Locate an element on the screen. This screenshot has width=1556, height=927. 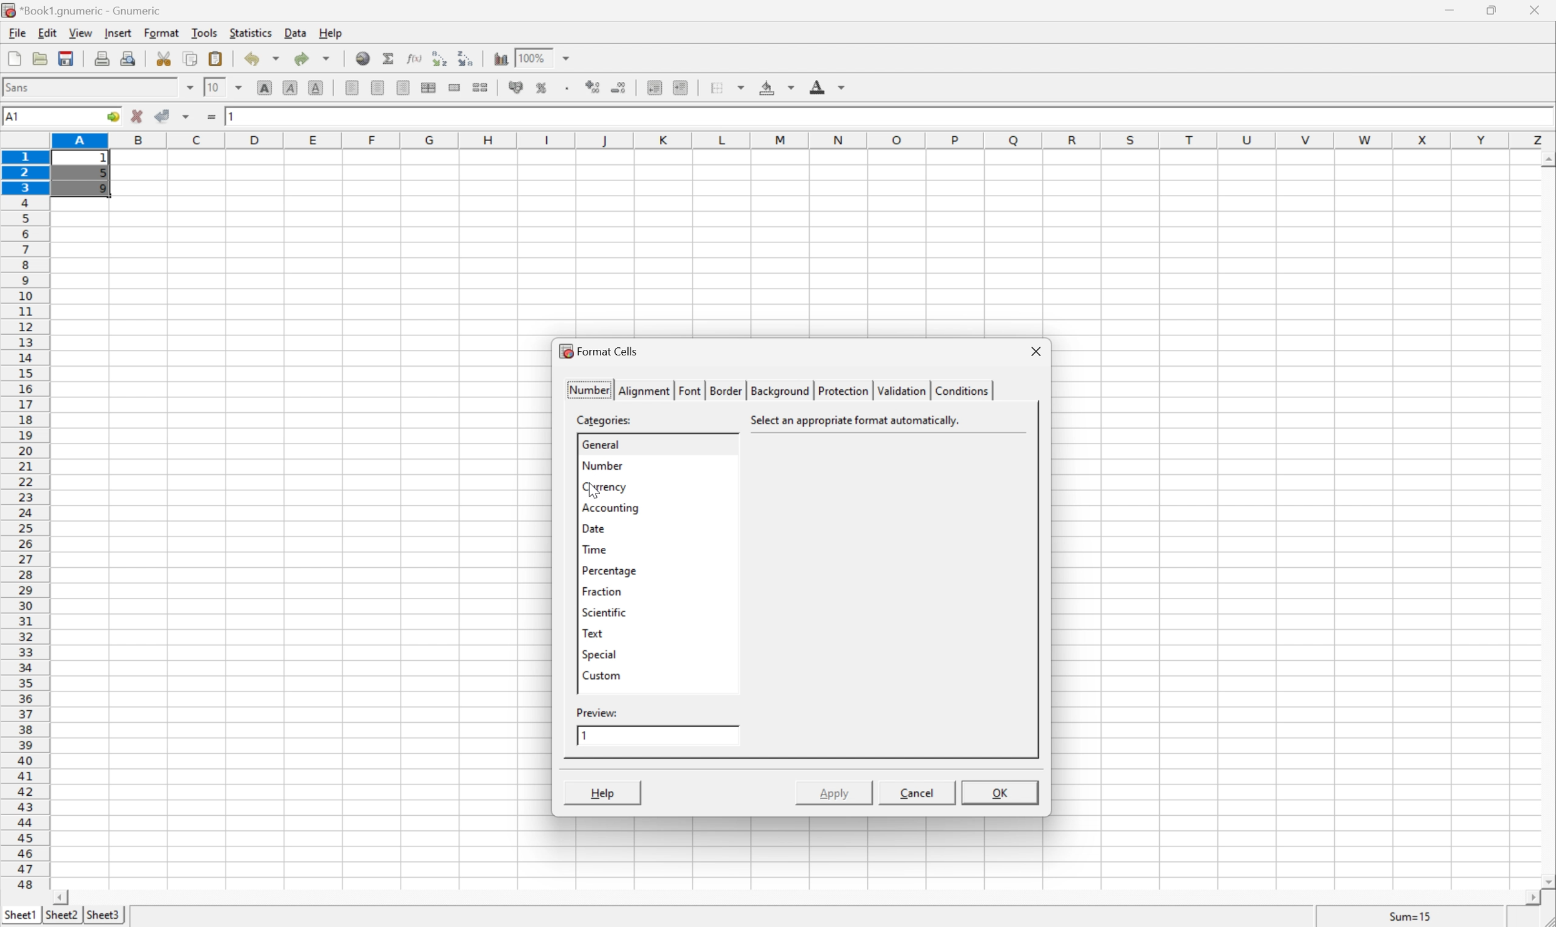
application name is located at coordinates (86, 9).